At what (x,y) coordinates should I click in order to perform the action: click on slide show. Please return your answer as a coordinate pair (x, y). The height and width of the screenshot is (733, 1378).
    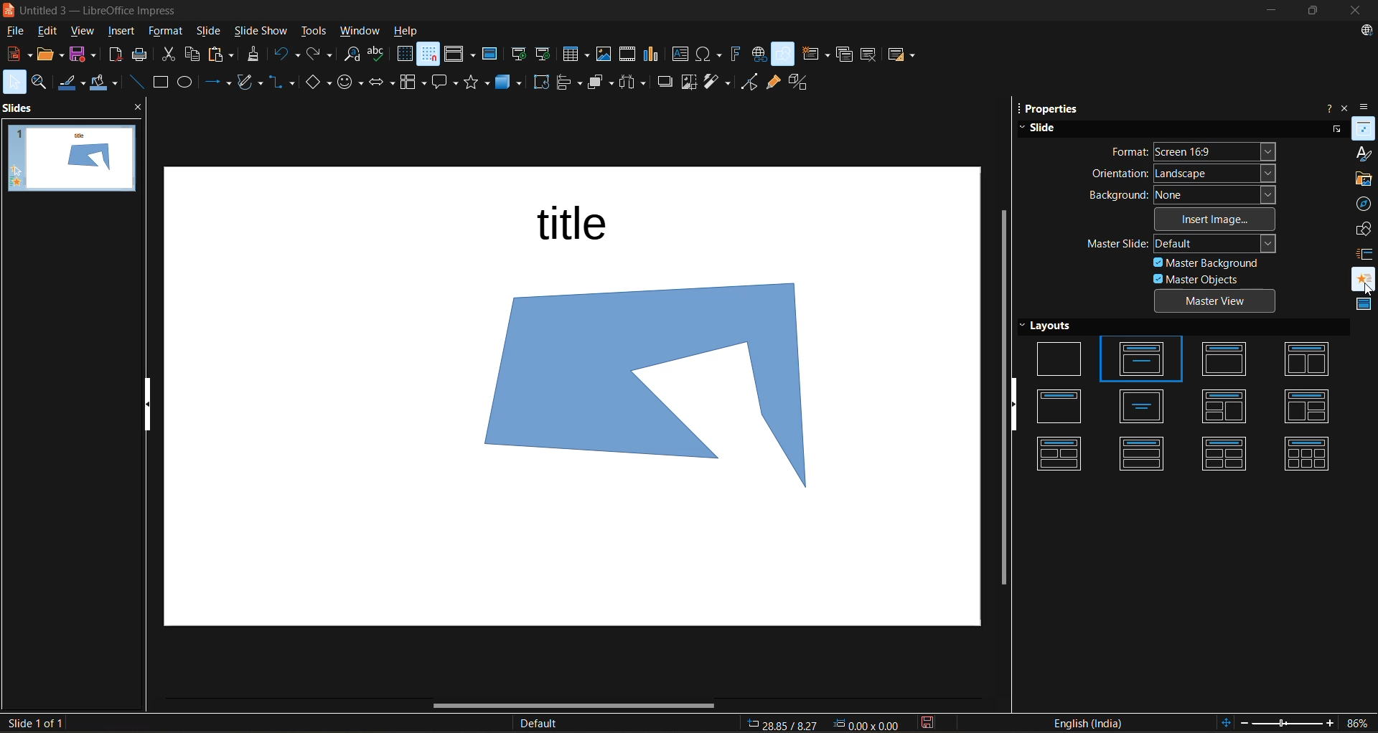
    Looking at the image, I should click on (261, 32).